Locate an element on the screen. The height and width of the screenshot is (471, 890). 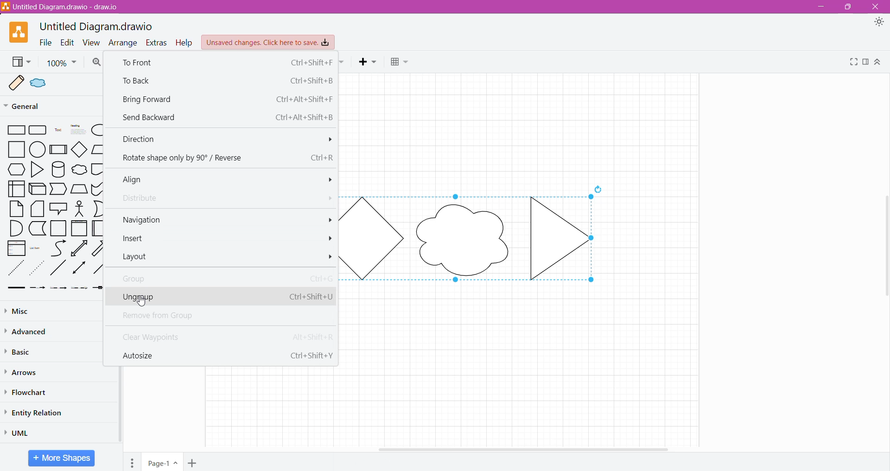
Help is located at coordinates (184, 43).